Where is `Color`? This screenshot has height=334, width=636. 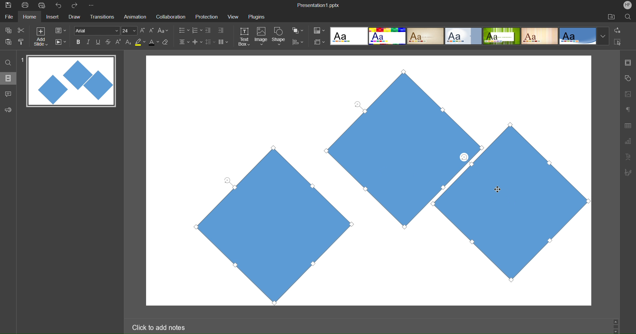
Color is located at coordinates (319, 30).